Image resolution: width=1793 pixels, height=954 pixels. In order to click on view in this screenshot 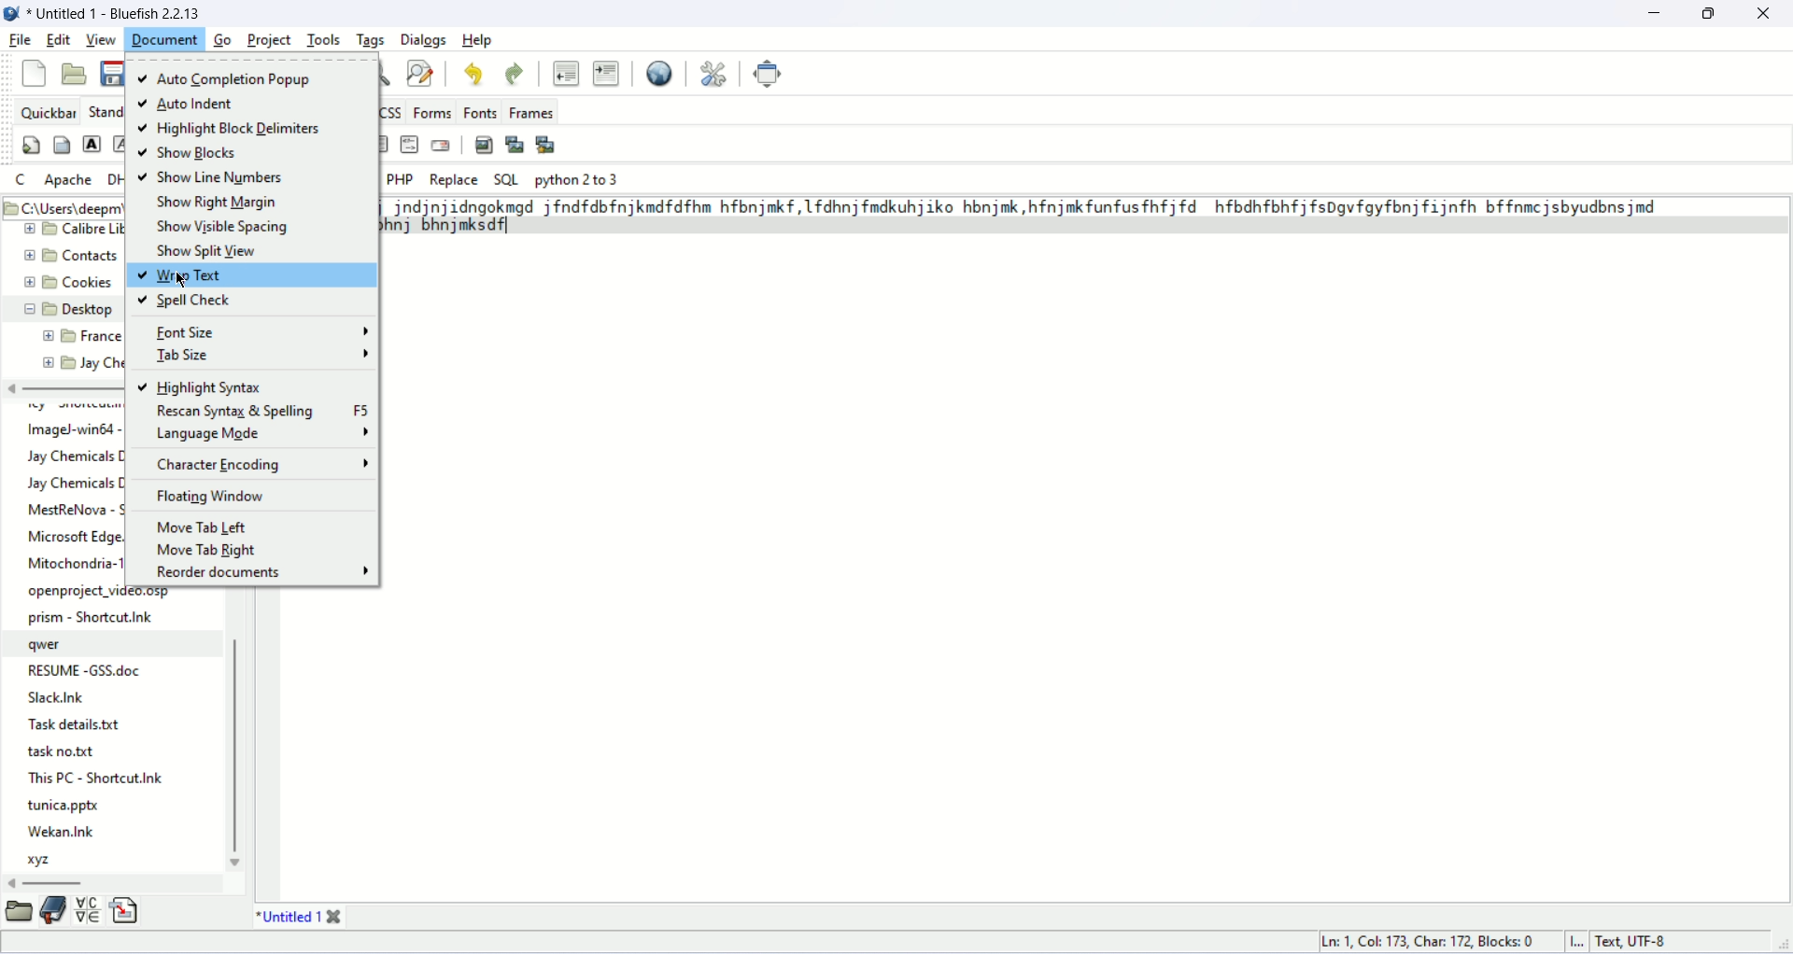, I will do `click(102, 38)`.